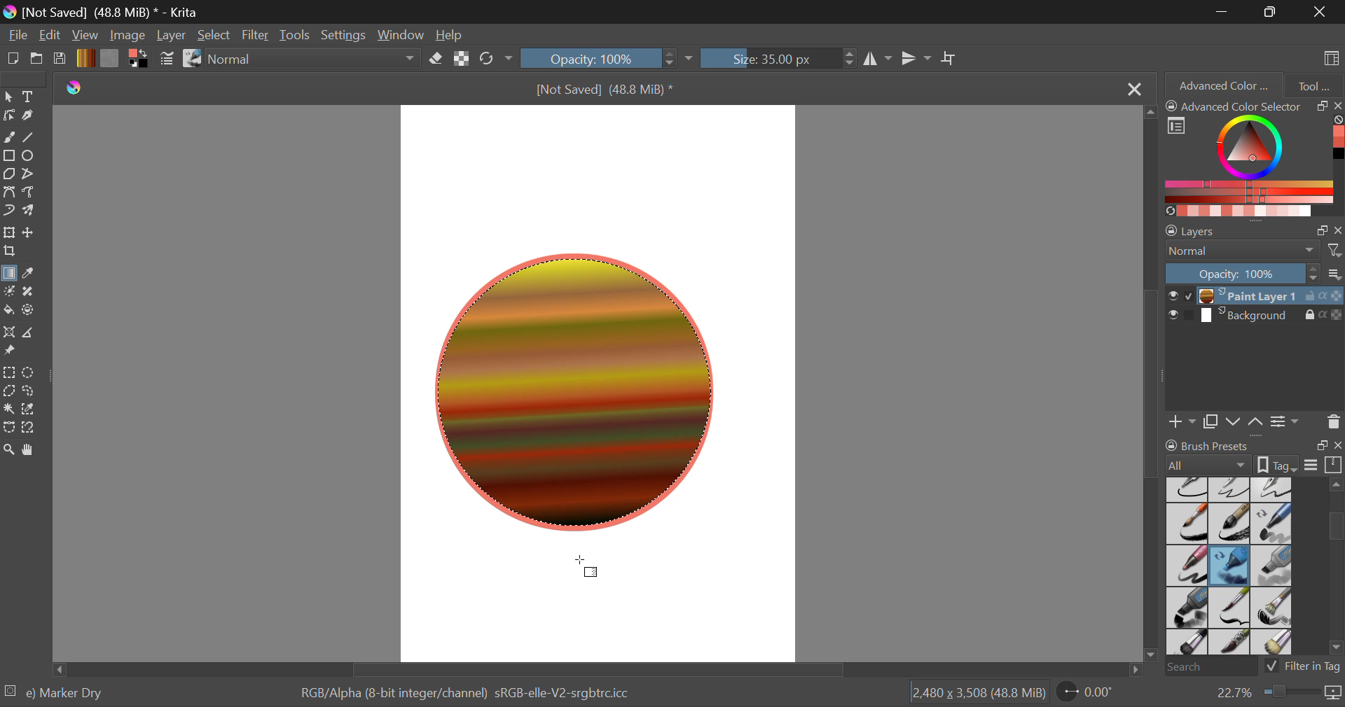  What do you see at coordinates (30, 391) in the screenshot?
I see `Freehand Selection Tool` at bounding box center [30, 391].